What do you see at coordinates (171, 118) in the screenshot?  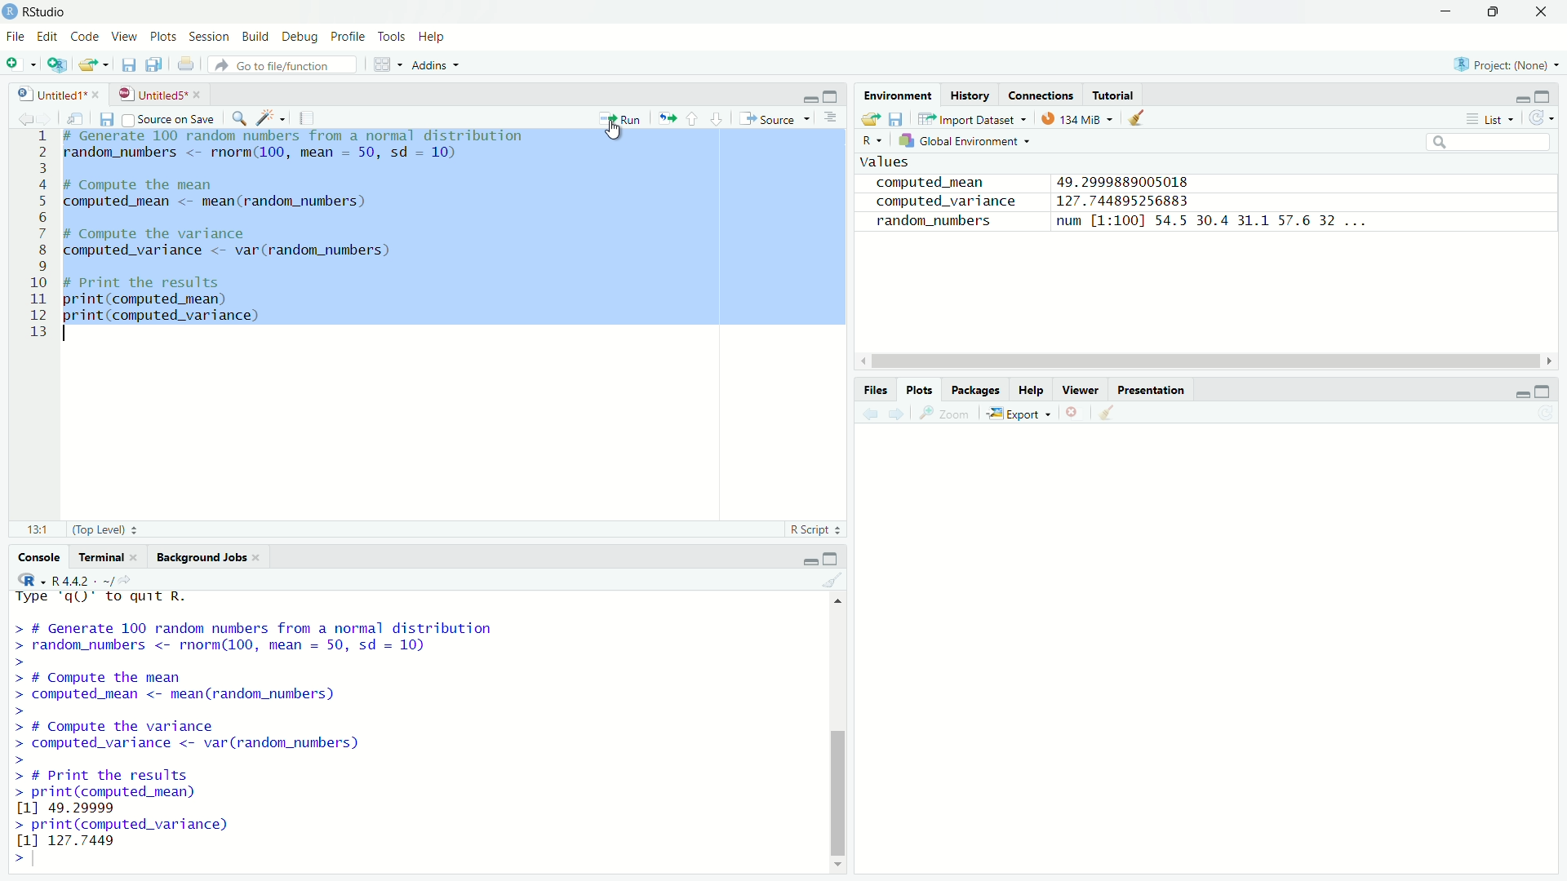 I see `source on save` at bounding box center [171, 118].